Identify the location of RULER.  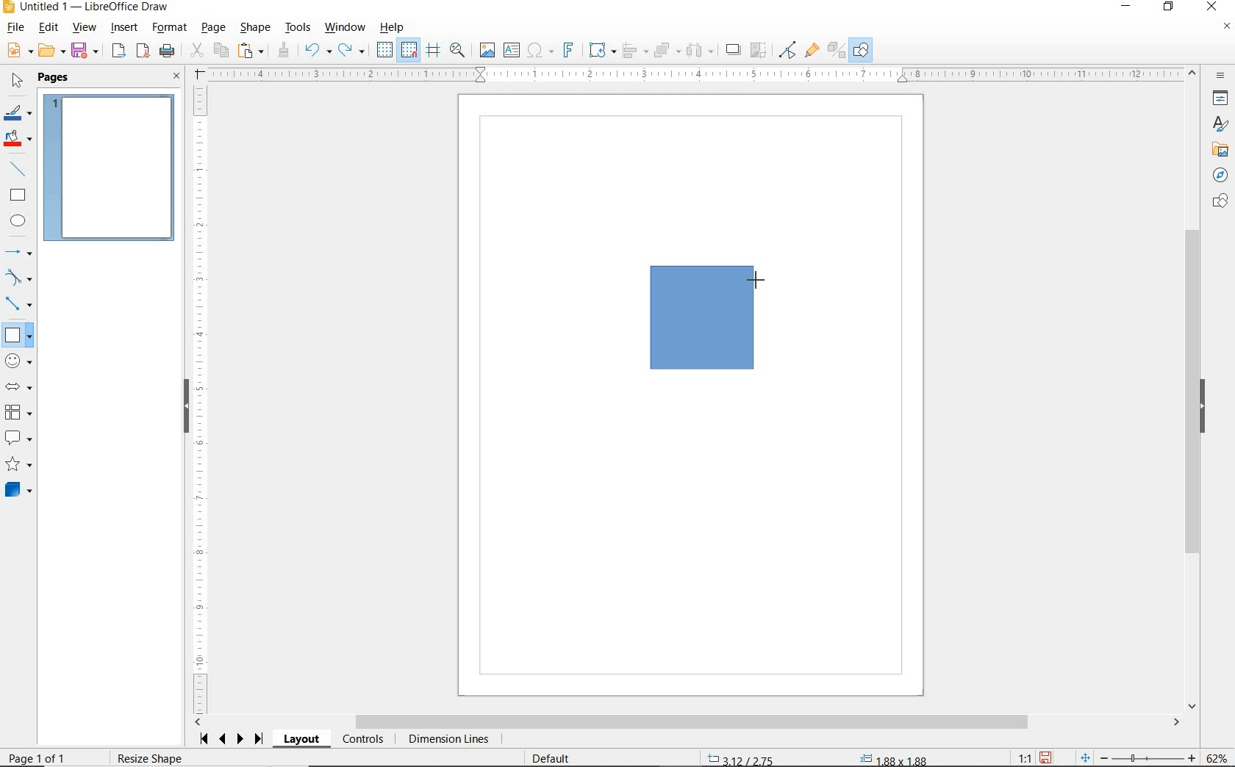
(201, 400).